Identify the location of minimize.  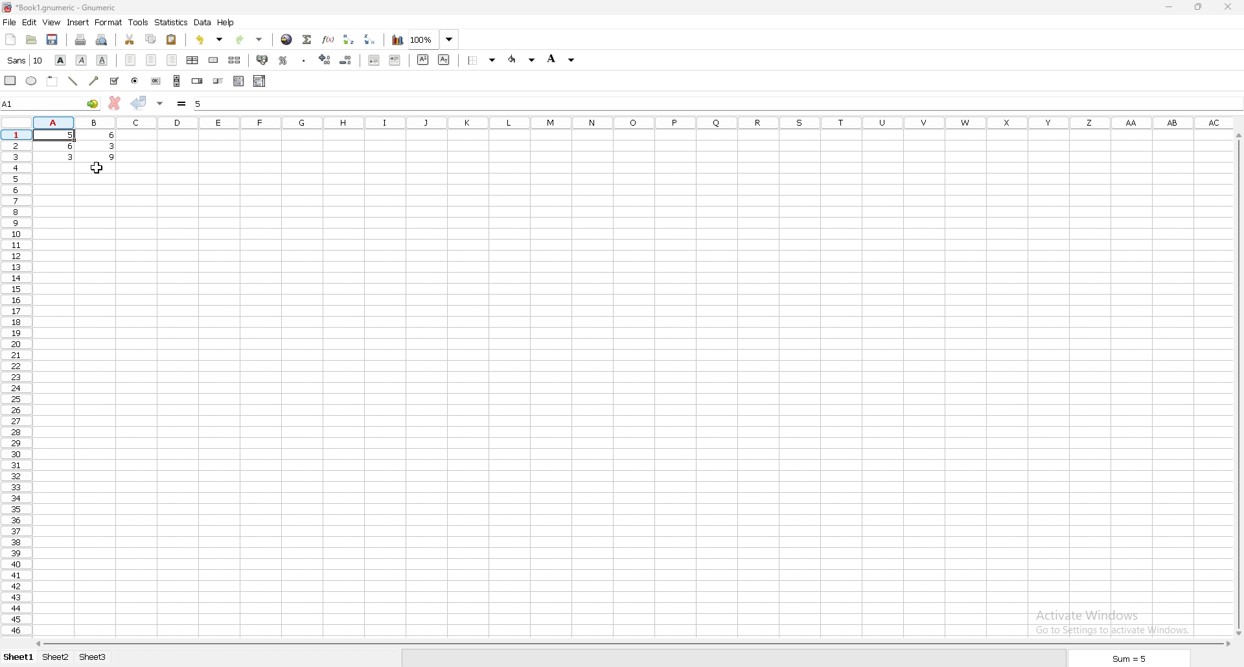
(1169, 7).